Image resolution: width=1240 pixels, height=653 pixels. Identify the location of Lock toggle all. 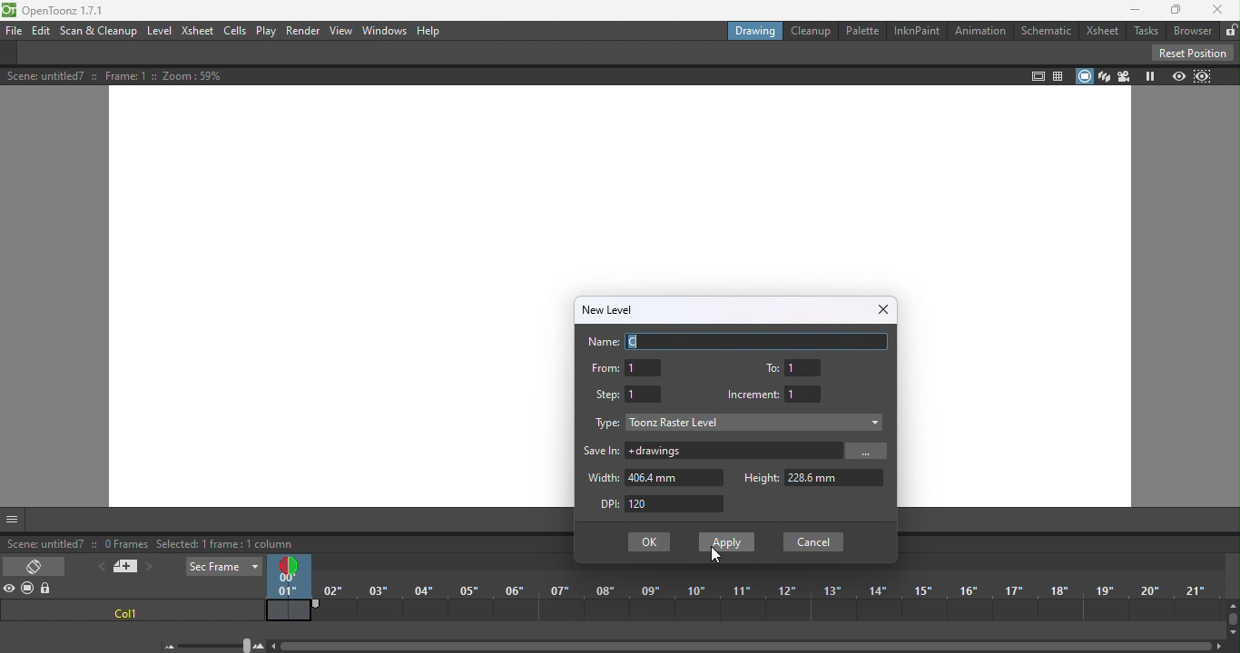
(49, 590).